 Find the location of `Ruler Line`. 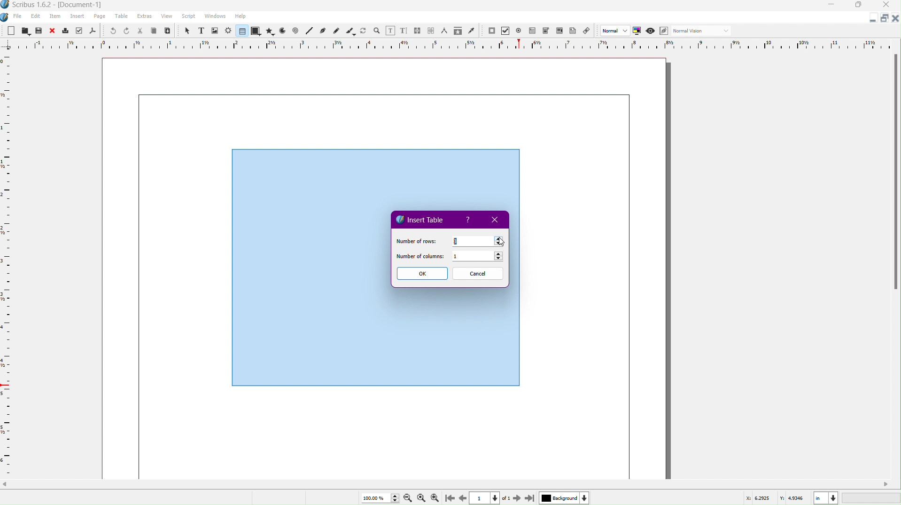

Ruler Line is located at coordinates (450, 44).